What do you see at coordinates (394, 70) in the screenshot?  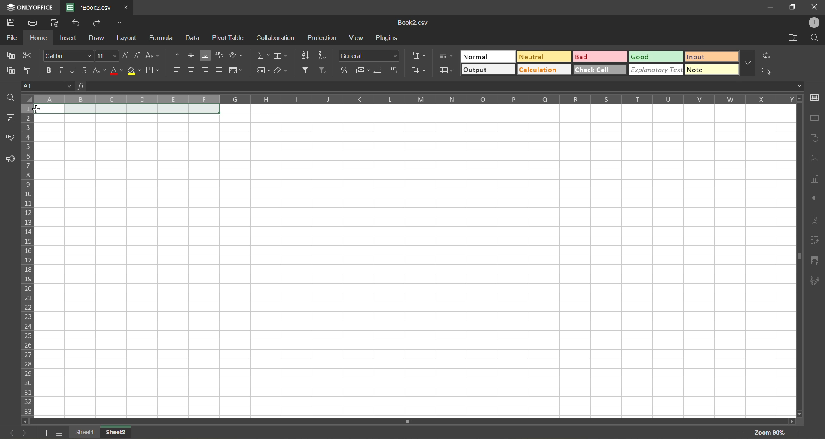 I see `increase decimal` at bounding box center [394, 70].